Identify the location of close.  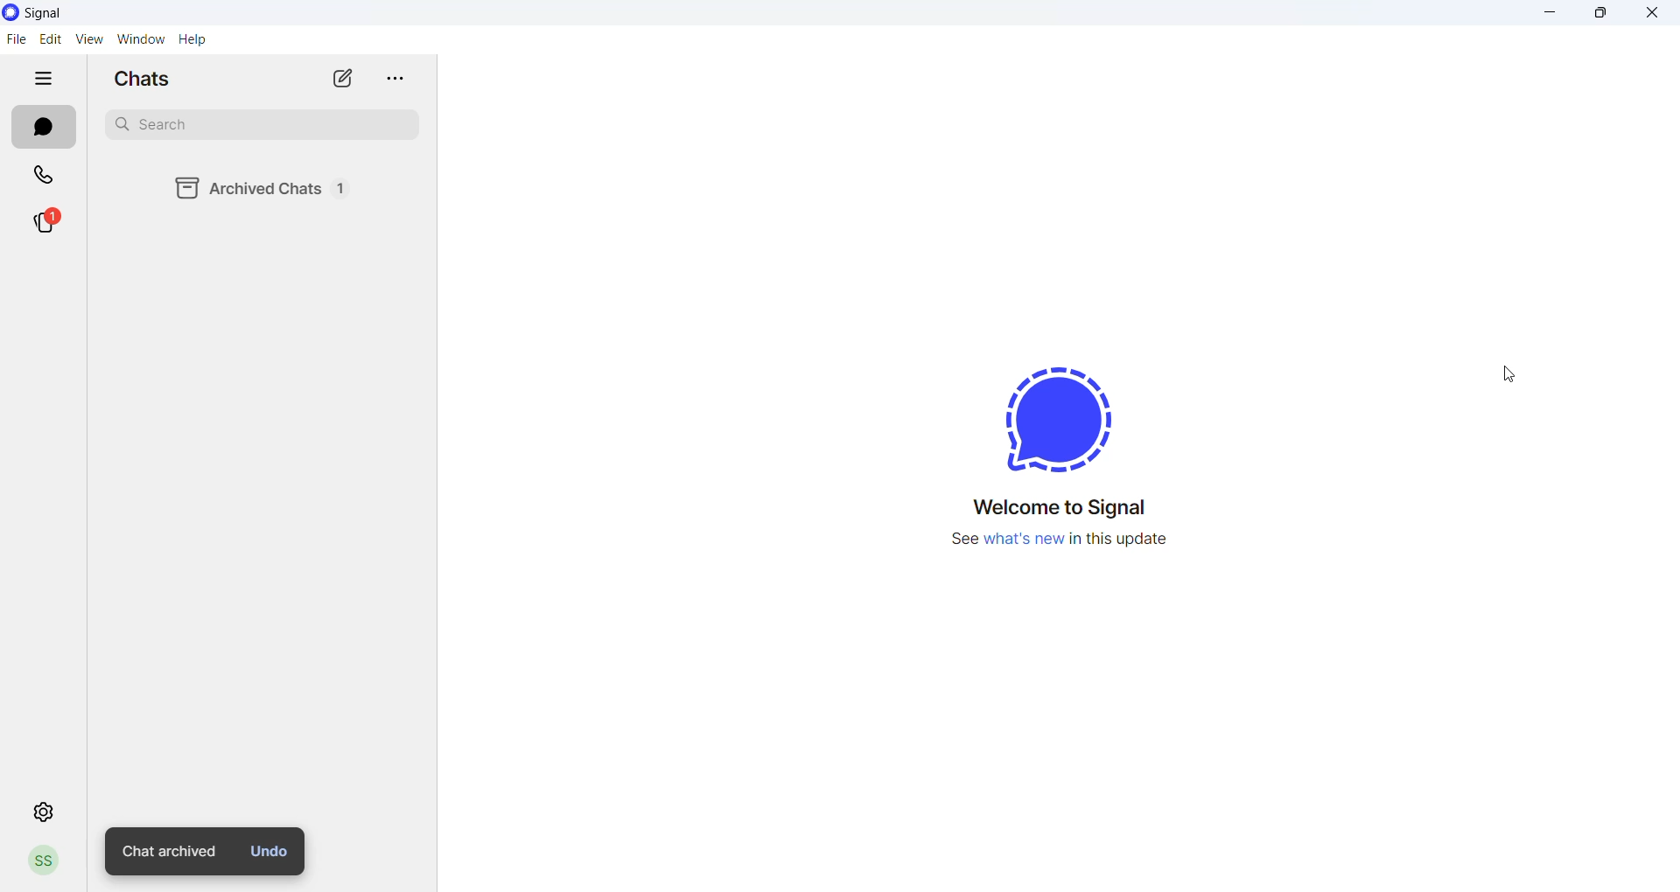
(1652, 10).